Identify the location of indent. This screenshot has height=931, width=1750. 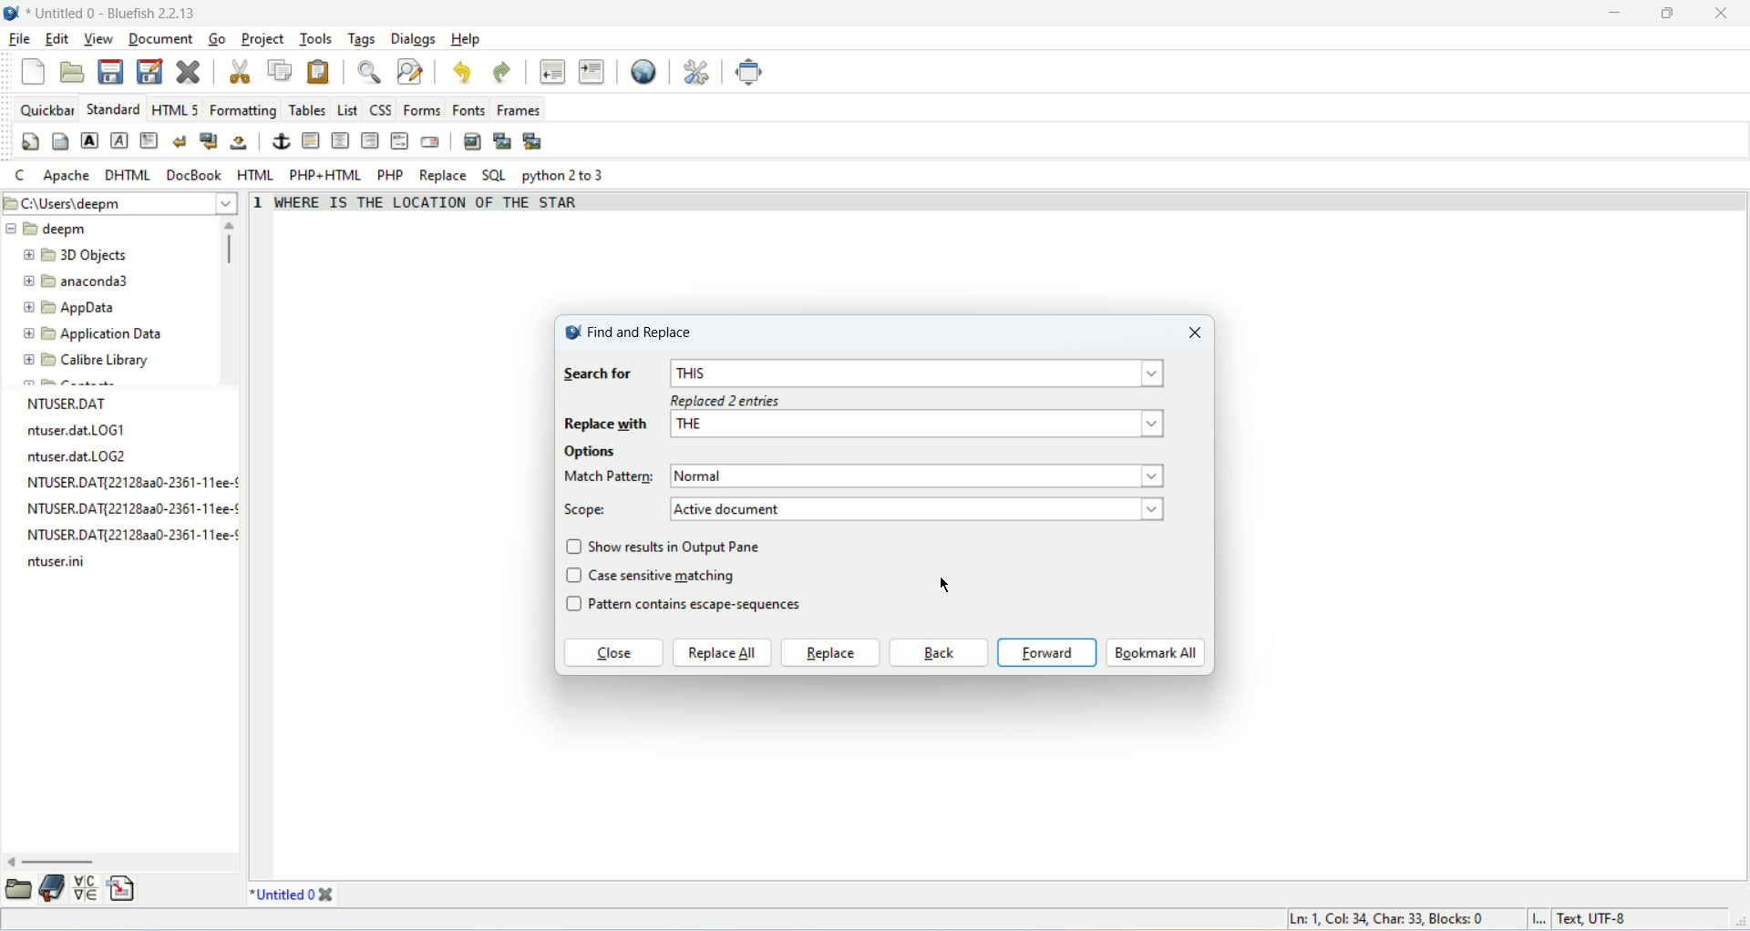
(591, 71).